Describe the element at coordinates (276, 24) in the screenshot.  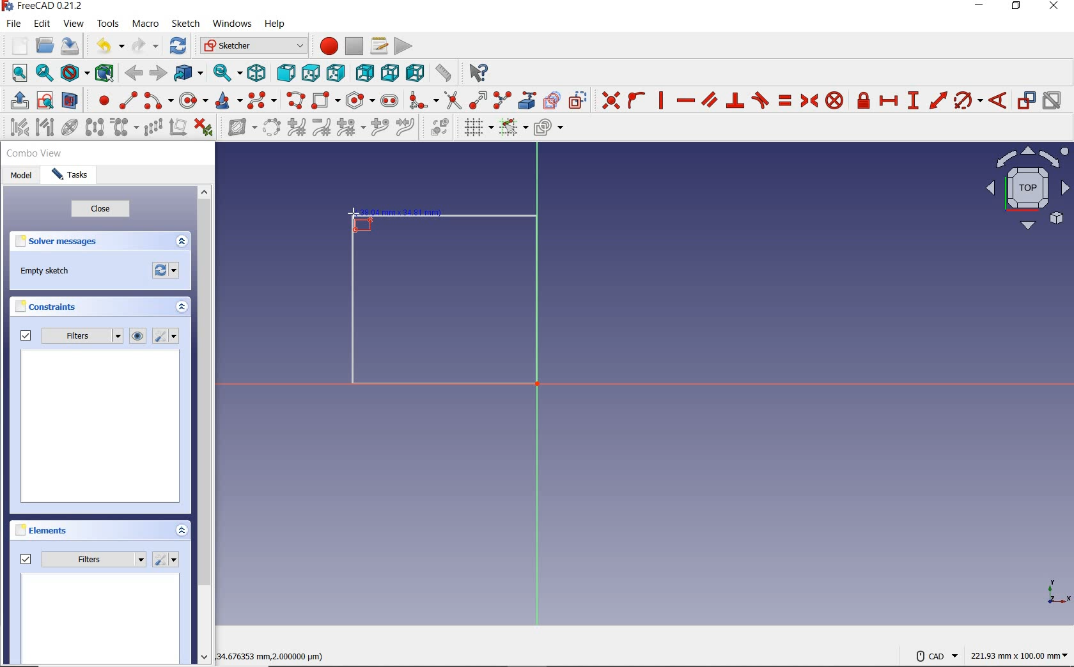
I see `help` at that location.